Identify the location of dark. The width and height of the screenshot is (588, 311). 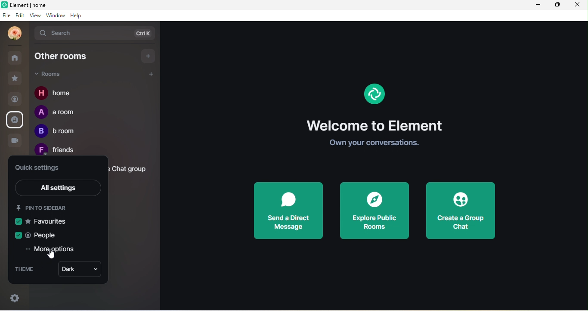
(80, 271).